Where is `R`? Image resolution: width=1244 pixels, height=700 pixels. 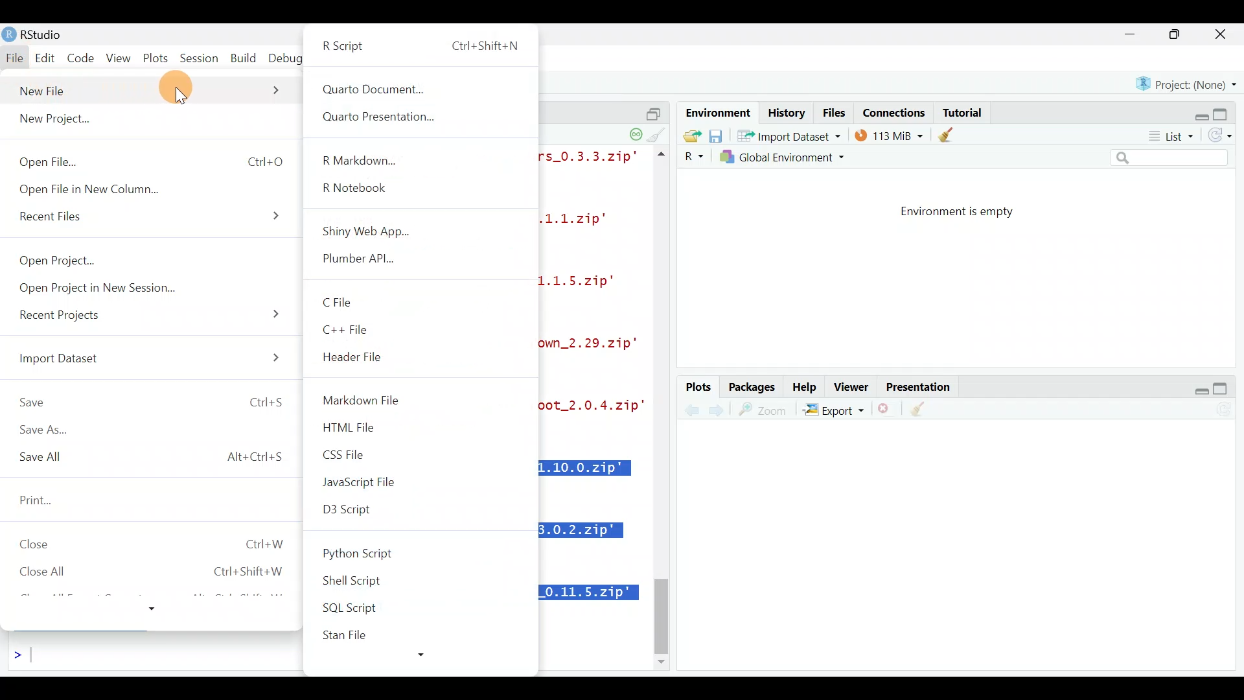
R is located at coordinates (692, 157).